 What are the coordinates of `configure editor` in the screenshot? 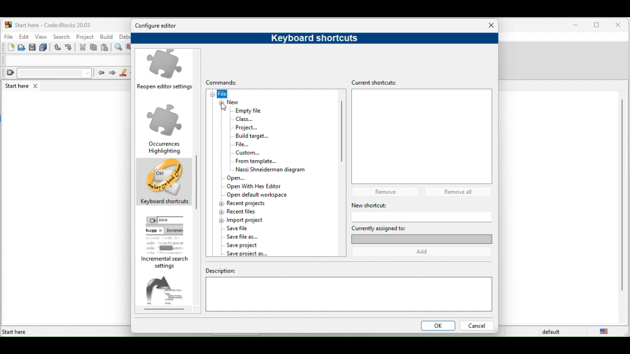 It's located at (159, 26).